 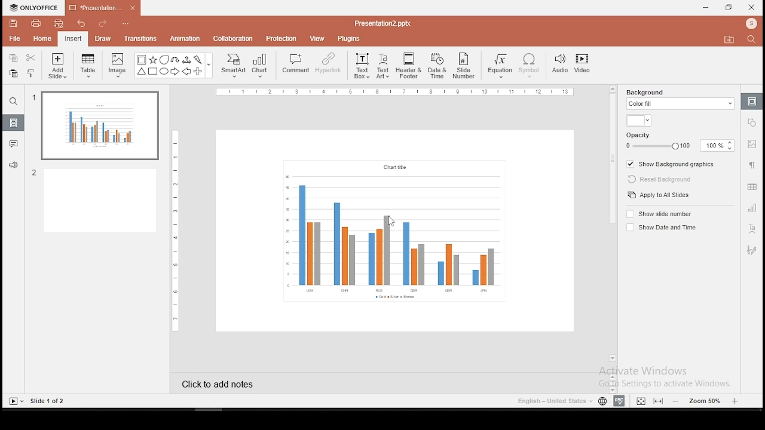 What do you see at coordinates (98, 127) in the screenshot?
I see `slide 1` at bounding box center [98, 127].